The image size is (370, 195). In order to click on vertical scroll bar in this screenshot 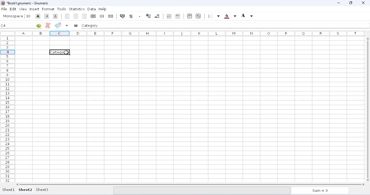, I will do `click(369, 109)`.